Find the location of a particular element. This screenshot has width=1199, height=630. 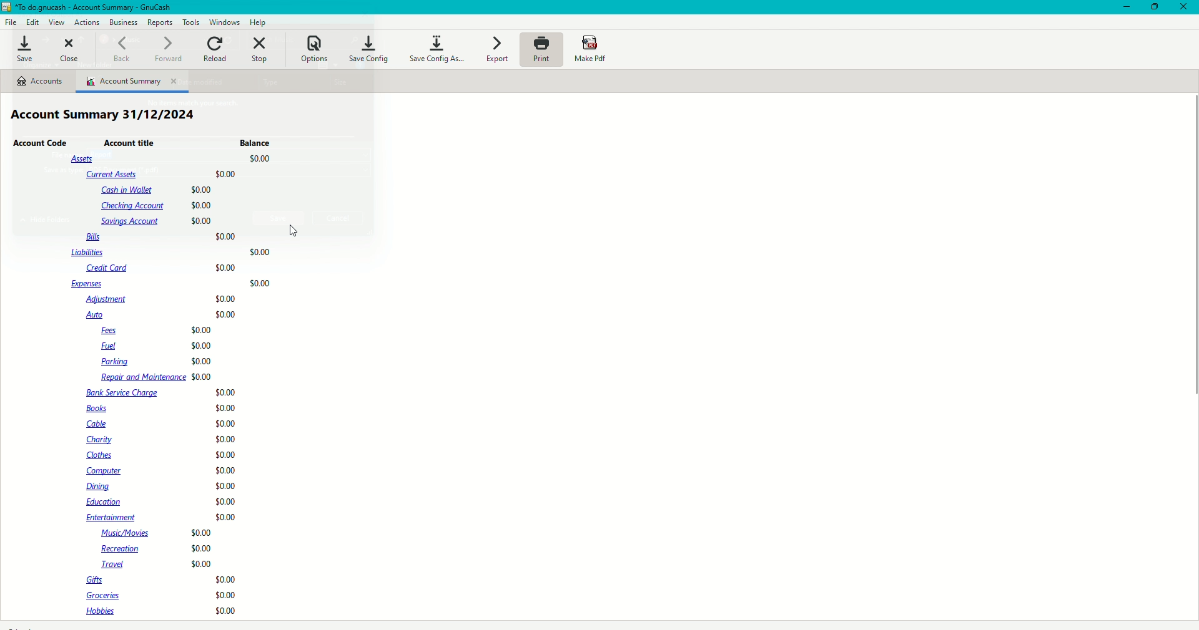

Save Config as is located at coordinates (436, 47).